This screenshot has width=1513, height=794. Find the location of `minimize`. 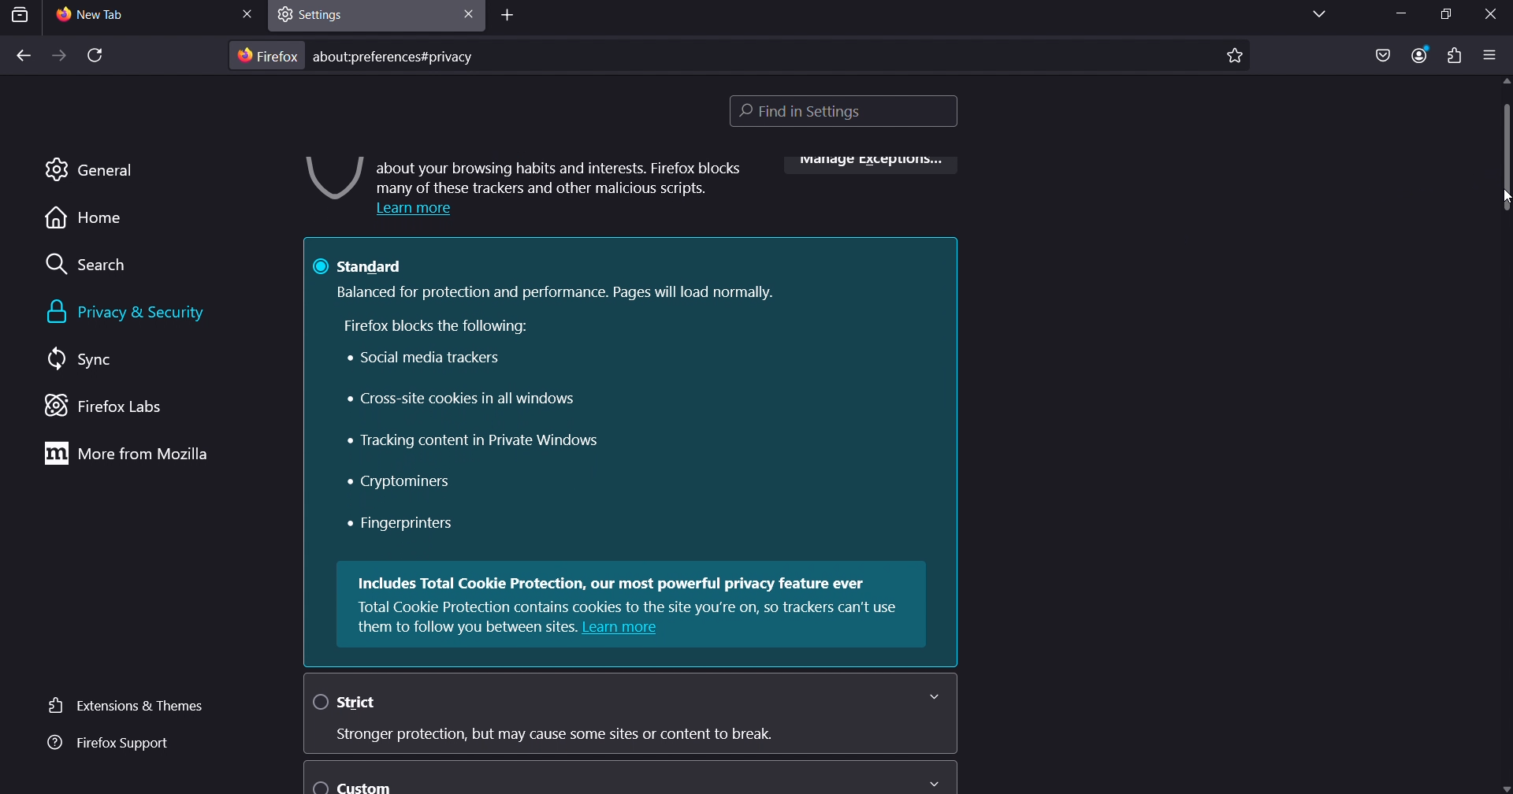

minimize is located at coordinates (1398, 16).